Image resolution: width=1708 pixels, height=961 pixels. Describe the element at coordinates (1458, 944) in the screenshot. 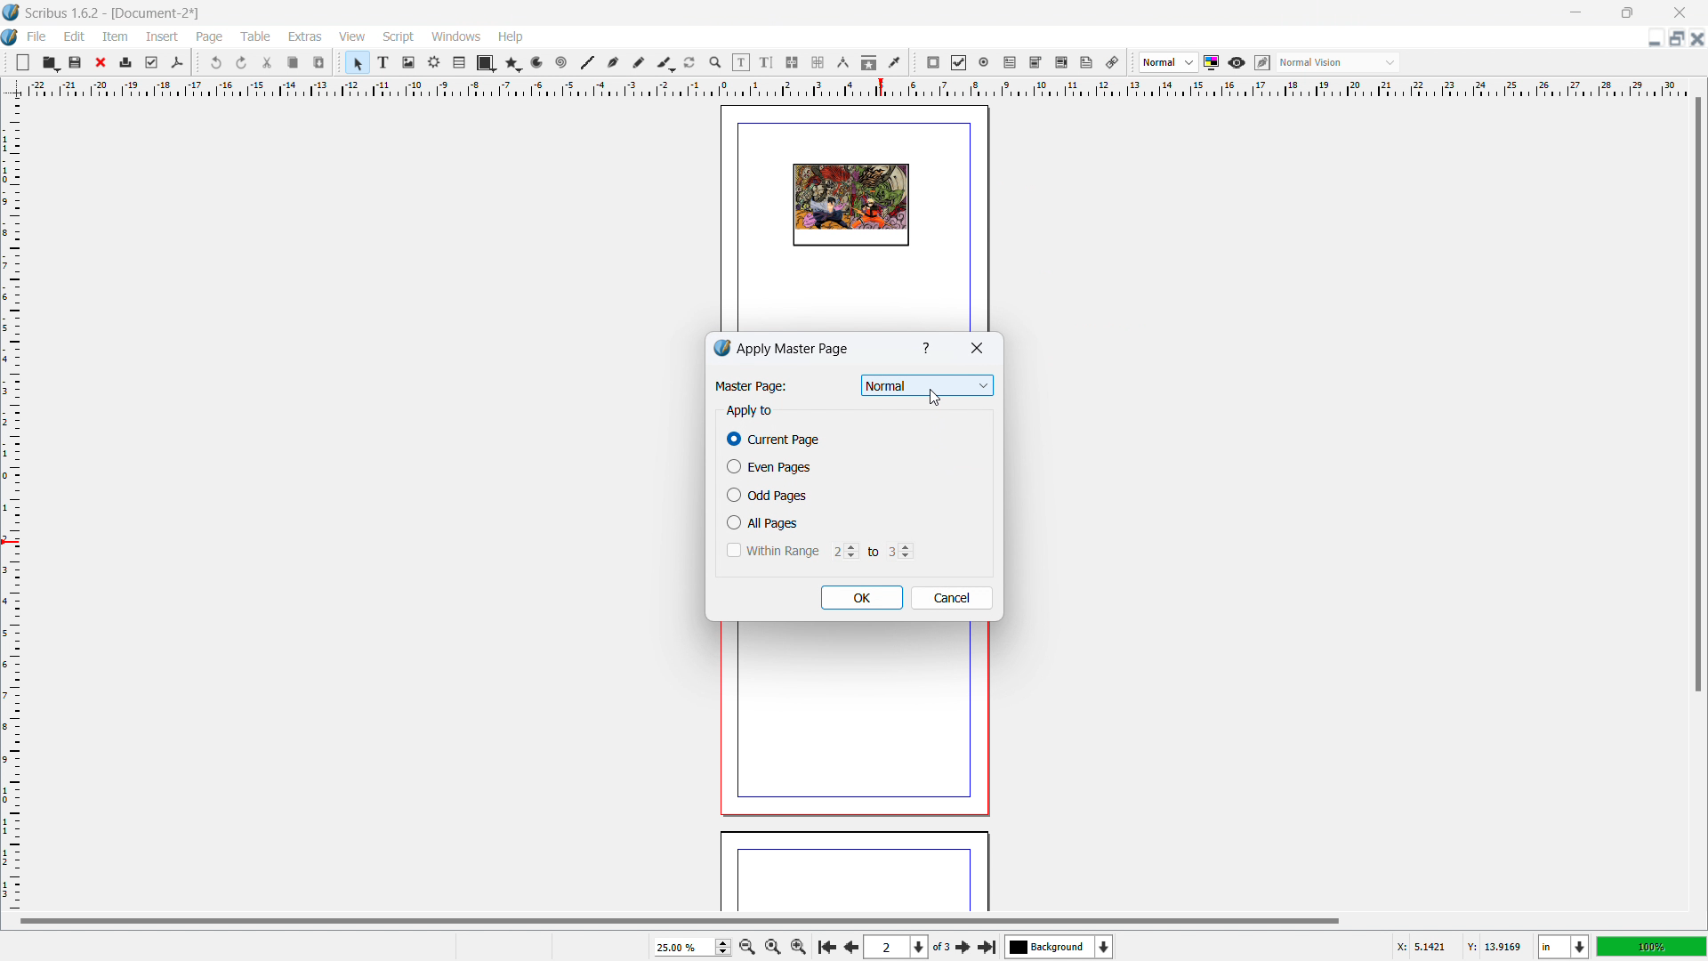

I see `cursor coordinate` at that location.